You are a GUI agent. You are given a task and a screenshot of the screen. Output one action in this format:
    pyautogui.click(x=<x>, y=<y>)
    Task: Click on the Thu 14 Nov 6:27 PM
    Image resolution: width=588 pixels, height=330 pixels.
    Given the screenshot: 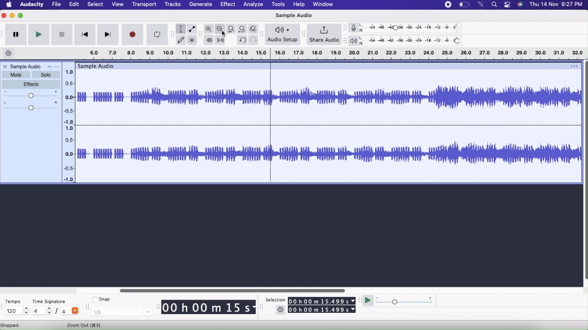 What is the action you would take?
    pyautogui.click(x=557, y=5)
    